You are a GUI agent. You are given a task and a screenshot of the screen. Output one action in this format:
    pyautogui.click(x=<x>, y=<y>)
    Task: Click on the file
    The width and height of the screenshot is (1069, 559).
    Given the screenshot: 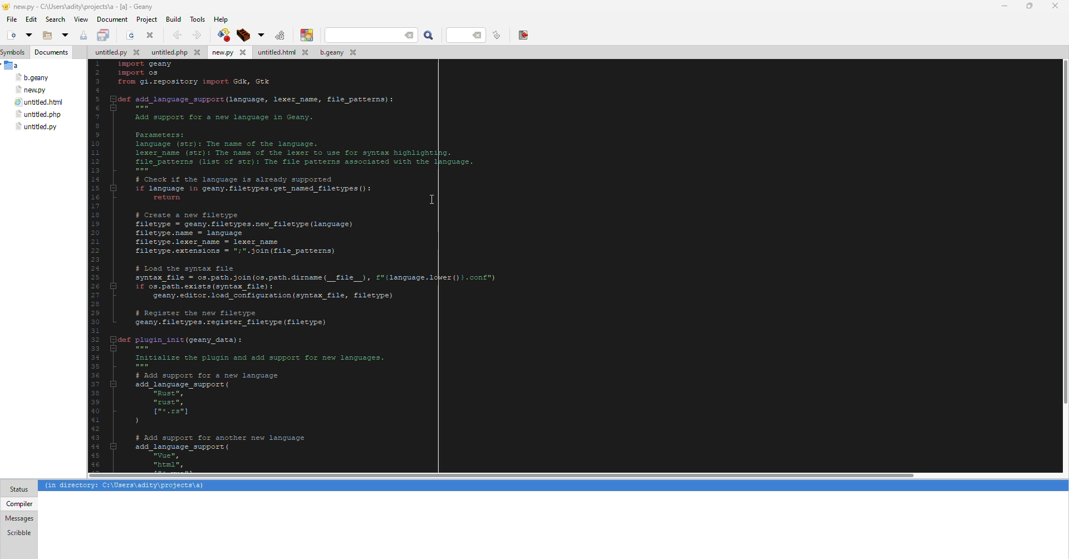 What is the action you would take?
    pyautogui.click(x=31, y=77)
    